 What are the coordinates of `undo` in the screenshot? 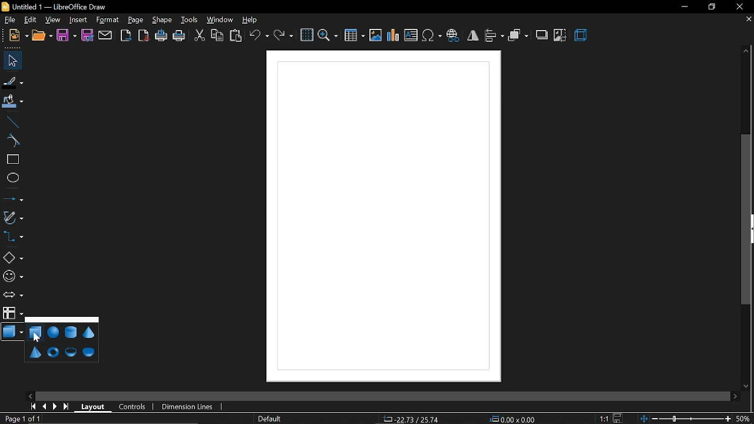 It's located at (259, 37).